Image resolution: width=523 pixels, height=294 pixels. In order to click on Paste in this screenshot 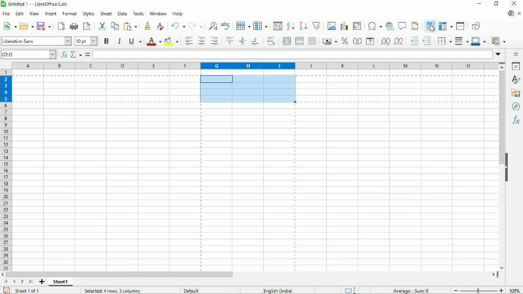, I will do `click(131, 26)`.